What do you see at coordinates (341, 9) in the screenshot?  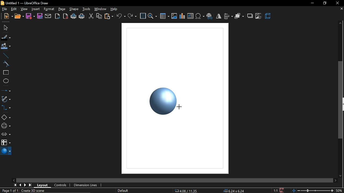 I see `close tab` at bounding box center [341, 9].